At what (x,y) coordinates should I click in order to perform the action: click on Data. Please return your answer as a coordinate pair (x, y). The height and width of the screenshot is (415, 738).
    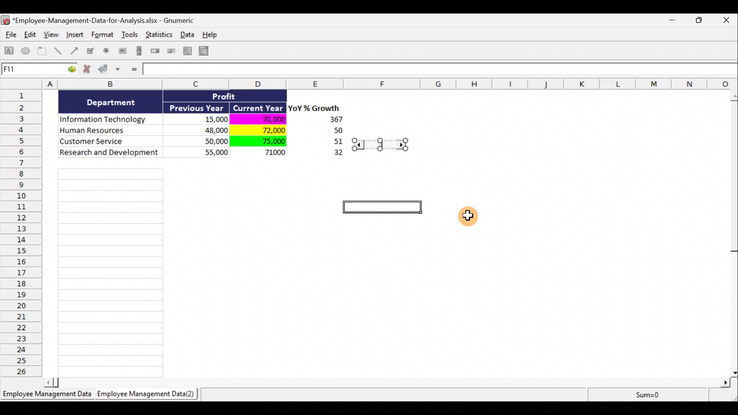
    Looking at the image, I should click on (199, 126).